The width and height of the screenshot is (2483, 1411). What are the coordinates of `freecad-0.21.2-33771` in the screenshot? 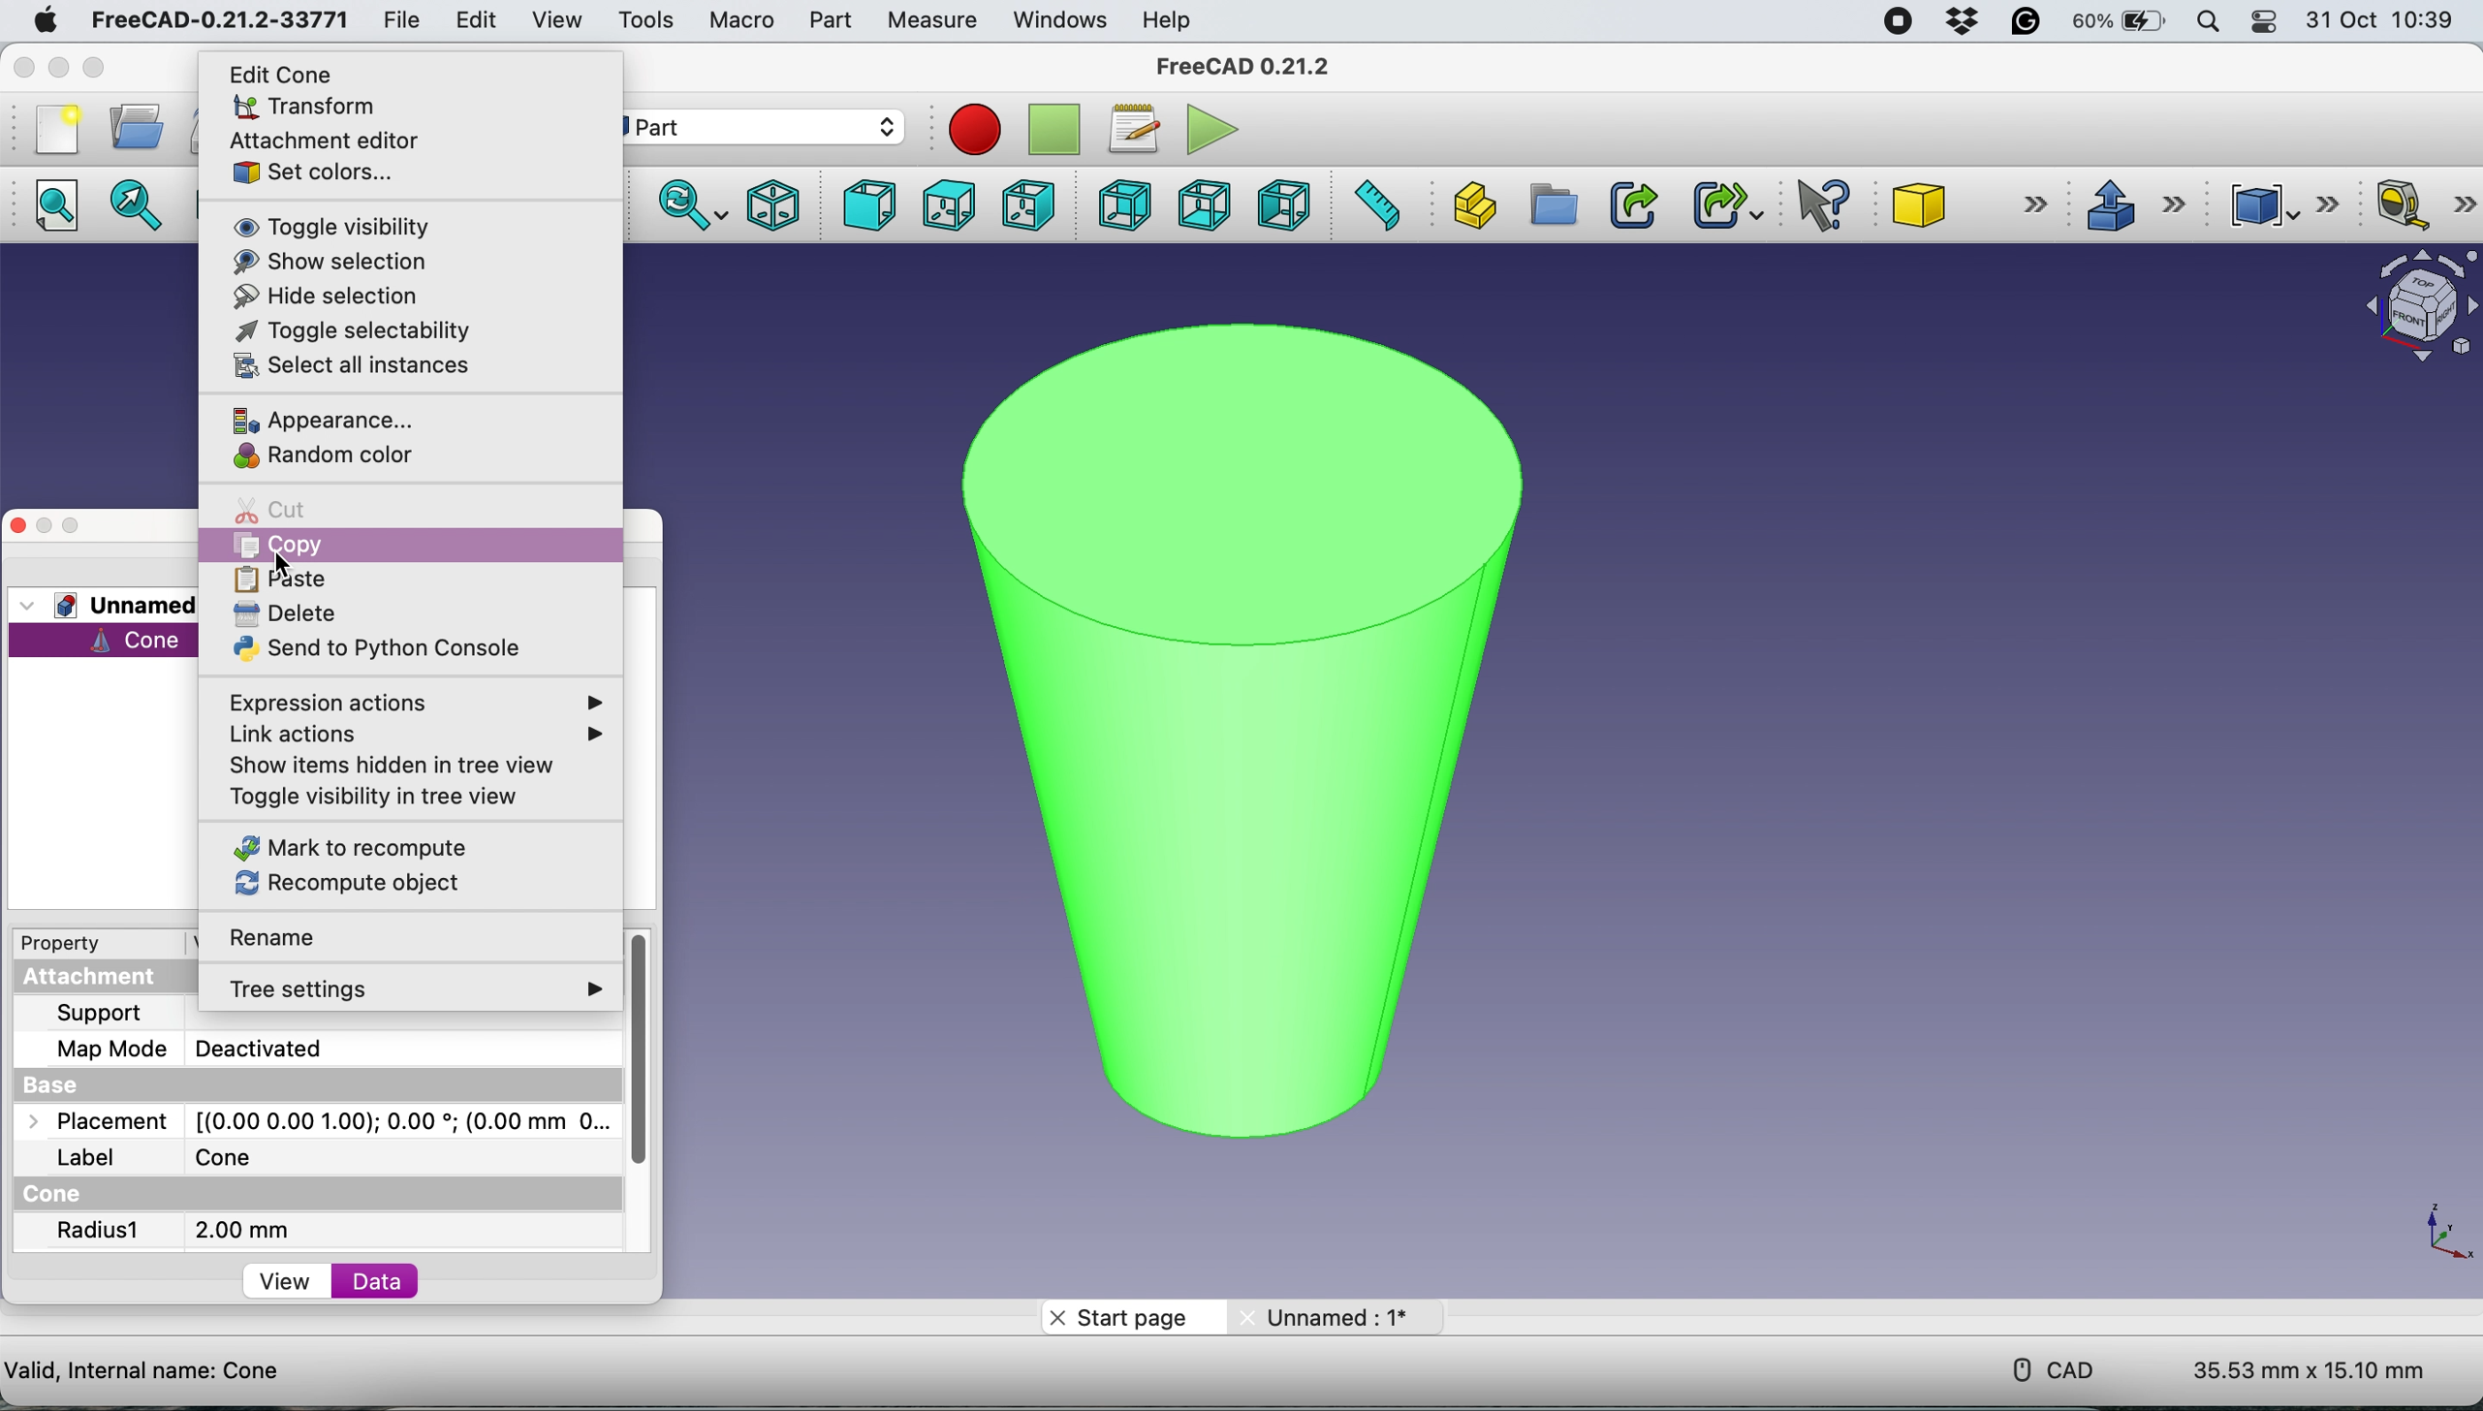 It's located at (221, 20).